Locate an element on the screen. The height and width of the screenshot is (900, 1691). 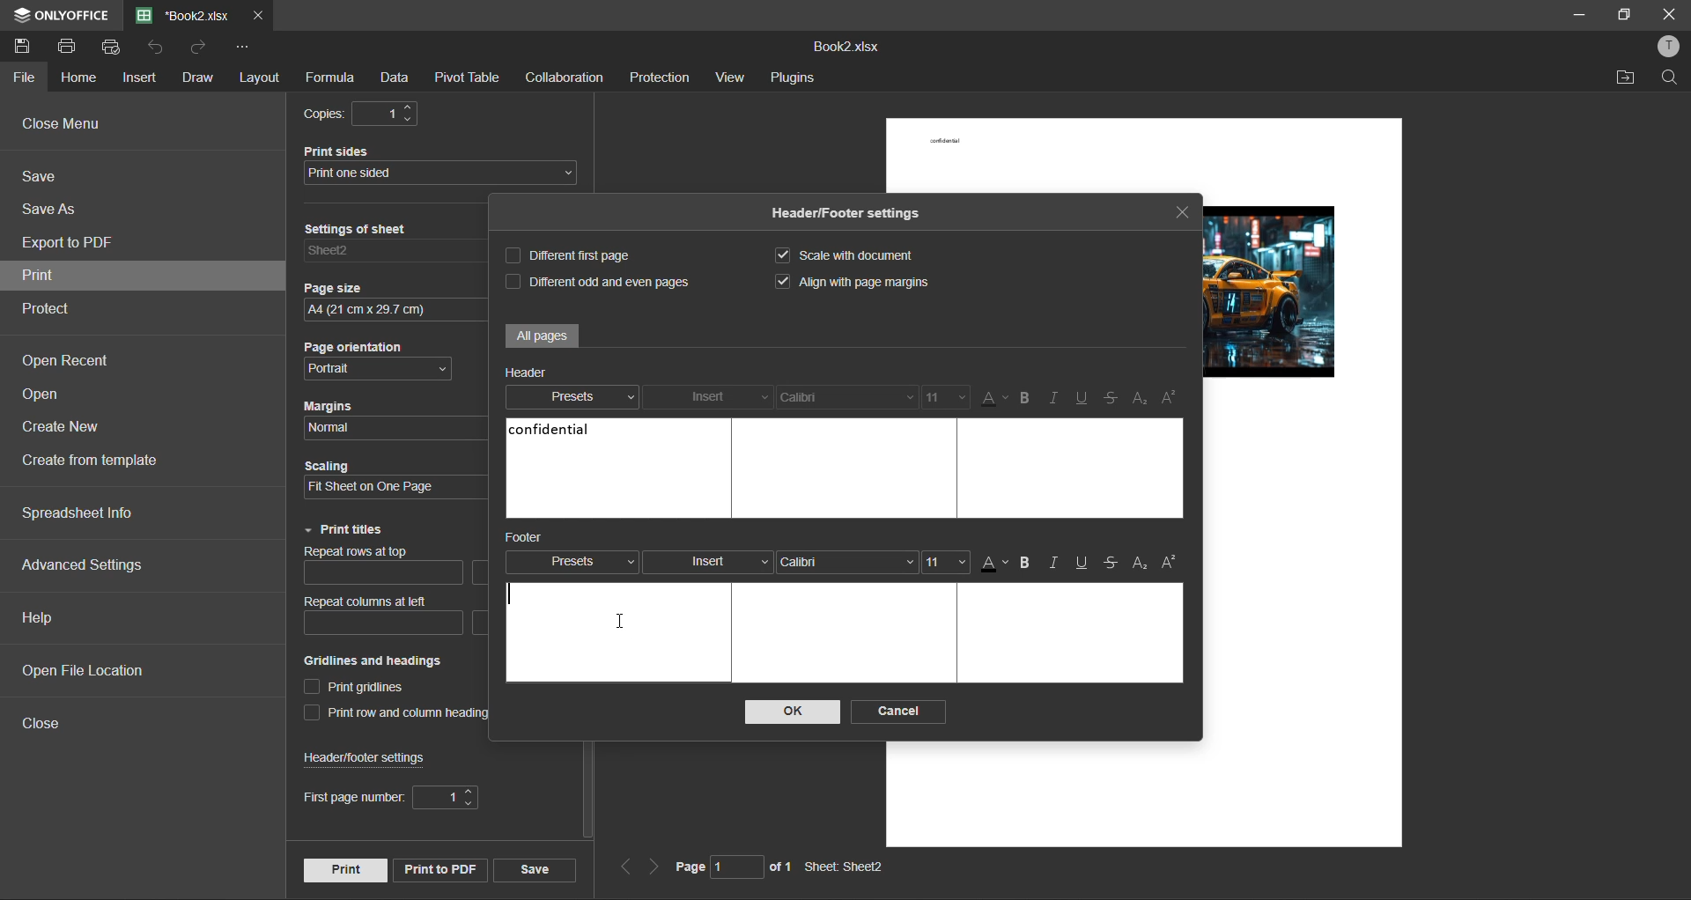
Header is located at coordinates (531, 374).